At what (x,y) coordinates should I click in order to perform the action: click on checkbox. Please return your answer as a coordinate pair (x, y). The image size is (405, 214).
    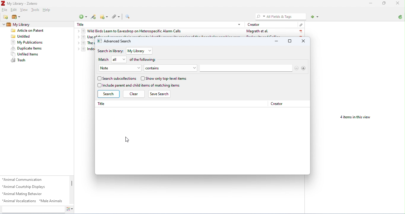
    Looking at the image, I should click on (99, 79).